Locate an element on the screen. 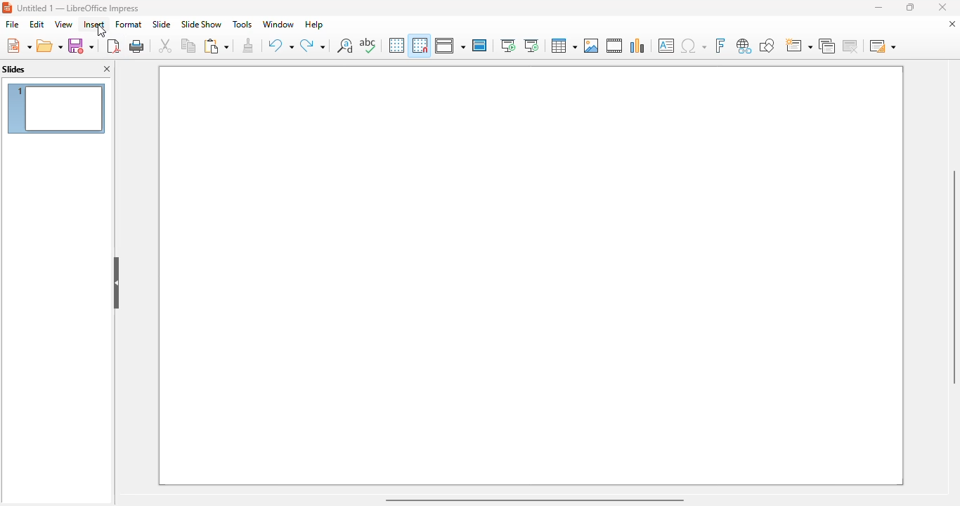 The height and width of the screenshot is (506, 960). close pane is located at coordinates (108, 70).